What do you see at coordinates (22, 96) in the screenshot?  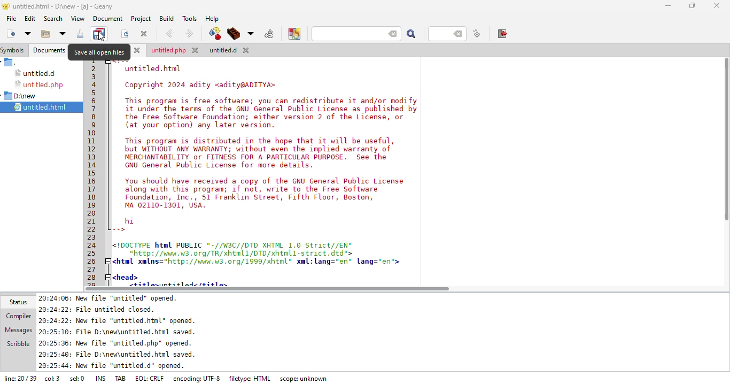 I see `d` at bounding box center [22, 96].